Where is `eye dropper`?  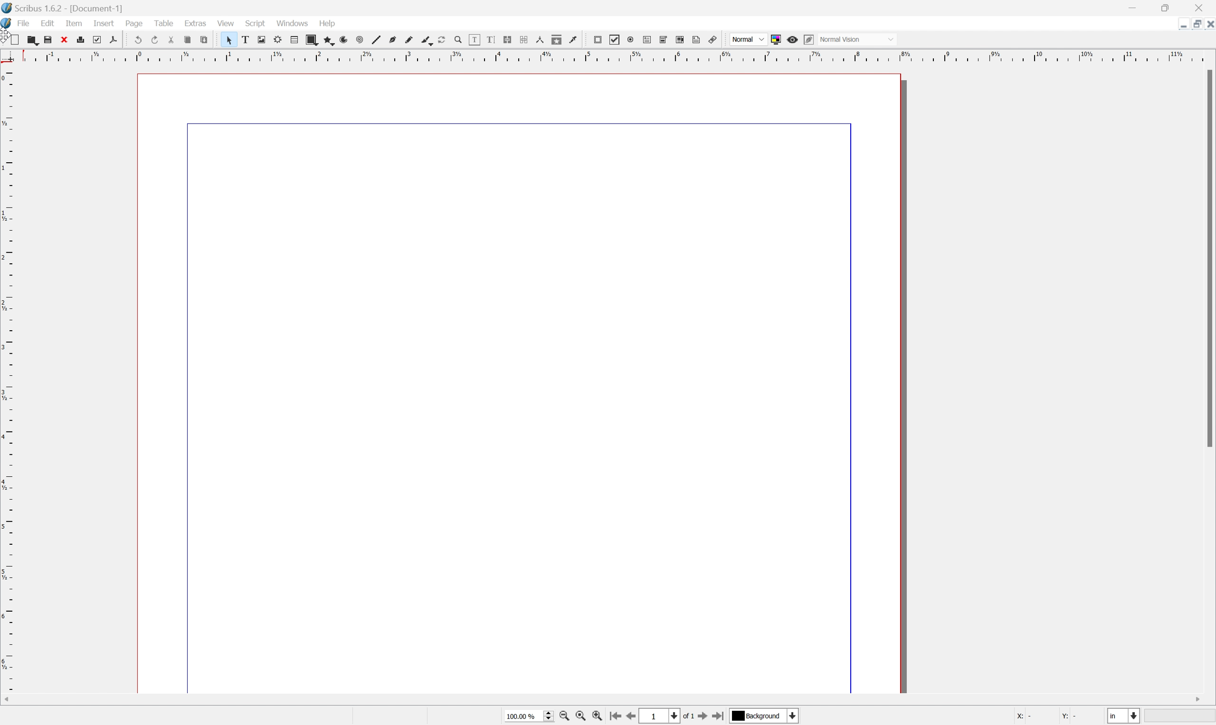
eye dropper is located at coordinates (574, 40).